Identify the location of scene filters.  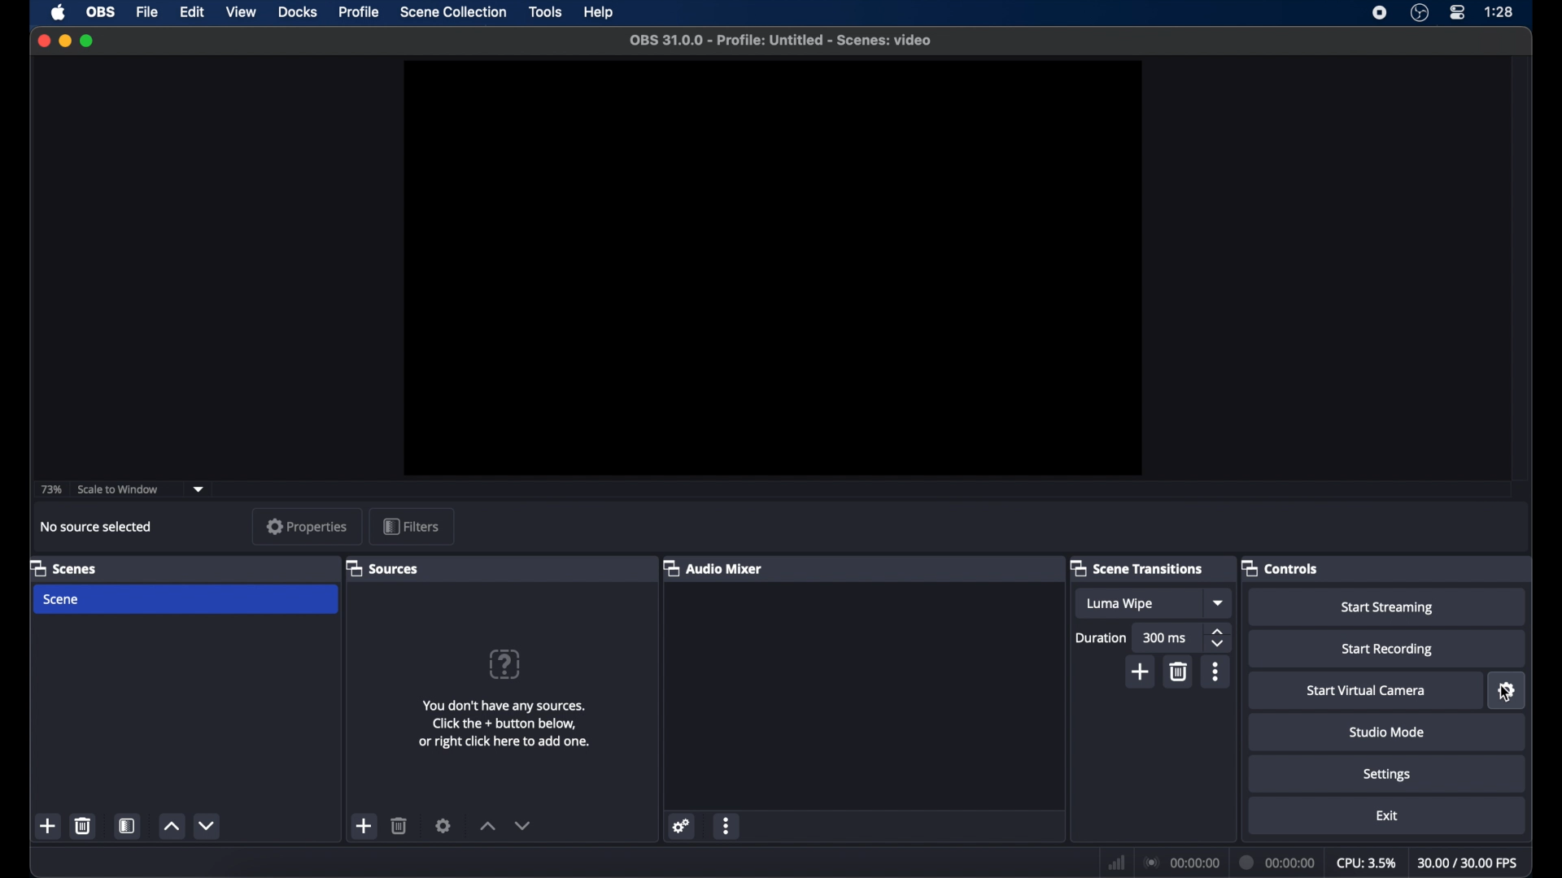
(129, 826).